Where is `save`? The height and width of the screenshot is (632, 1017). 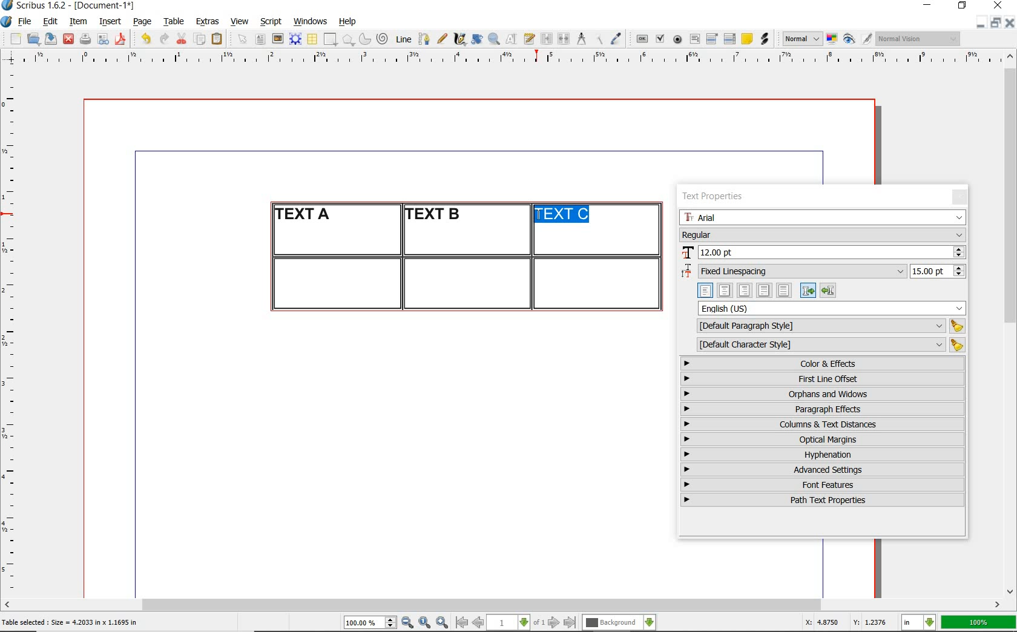
save is located at coordinates (49, 39).